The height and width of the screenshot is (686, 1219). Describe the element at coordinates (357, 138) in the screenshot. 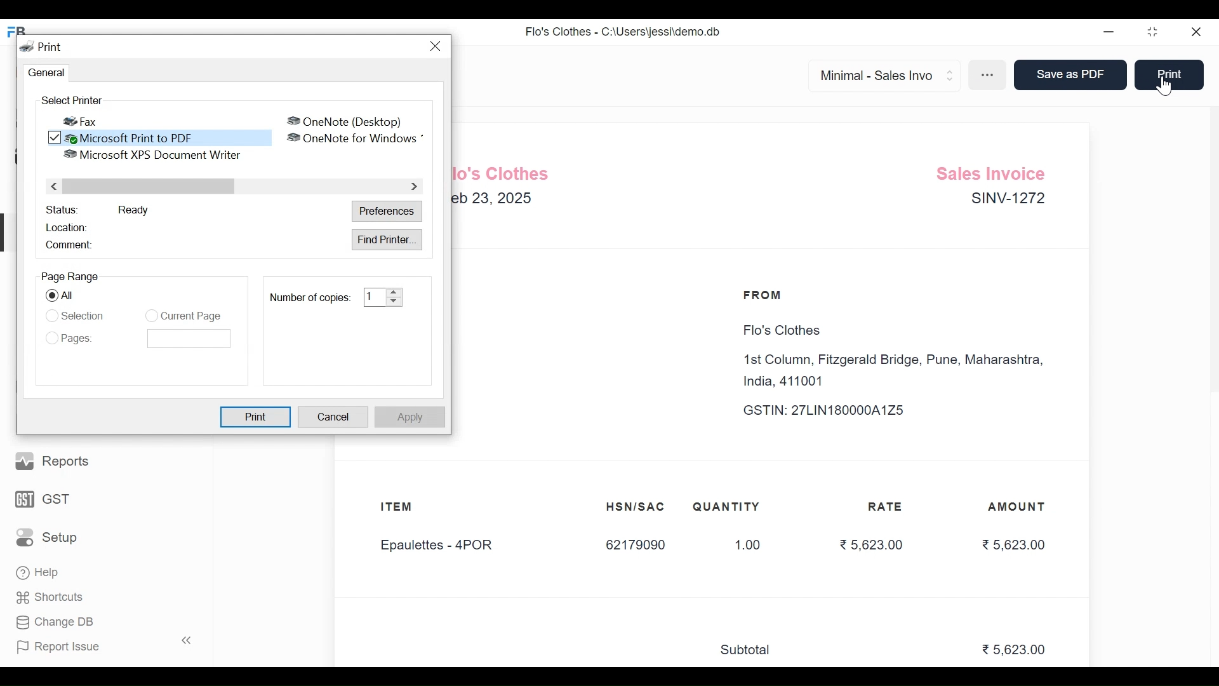

I see `OneNote for Windows *` at that location.